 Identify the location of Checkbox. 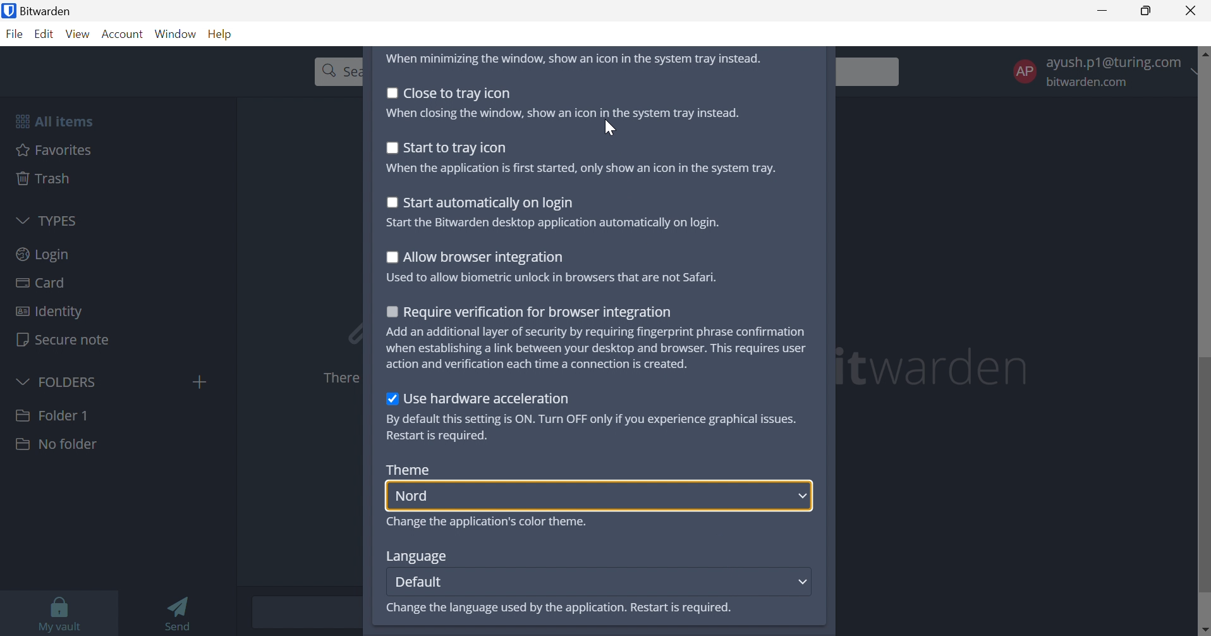
(391, 257).